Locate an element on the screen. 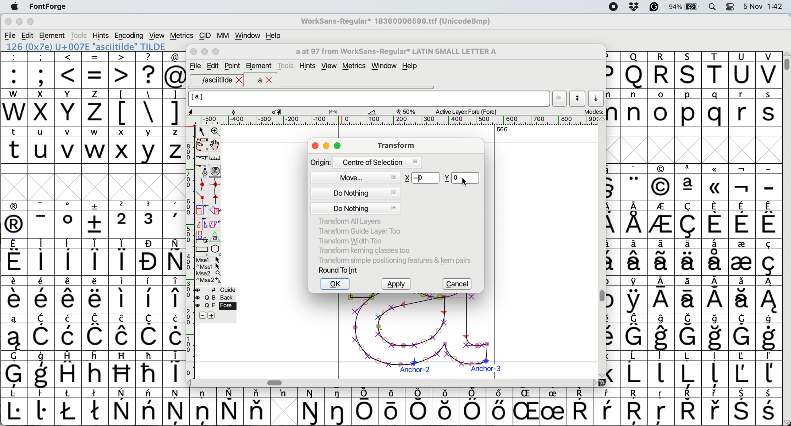 The width and height of the screenshot is (791, 426). symbol is located at coordinates (607, 407).